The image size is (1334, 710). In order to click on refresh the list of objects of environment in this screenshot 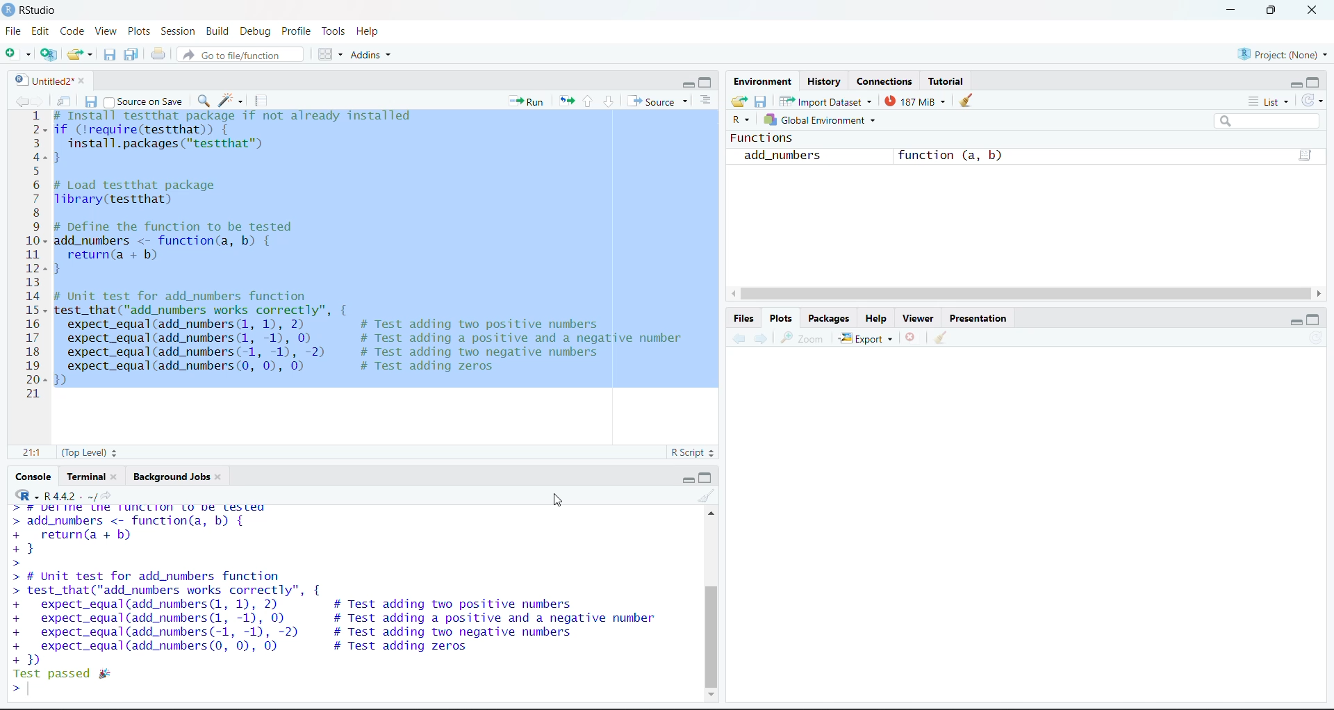, I will do `click(1312, 101)`.